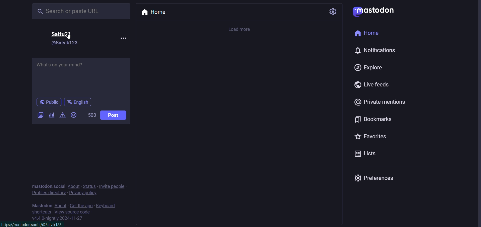 The image size is (481, 227). I want to click on notifications, so click(373, 50).